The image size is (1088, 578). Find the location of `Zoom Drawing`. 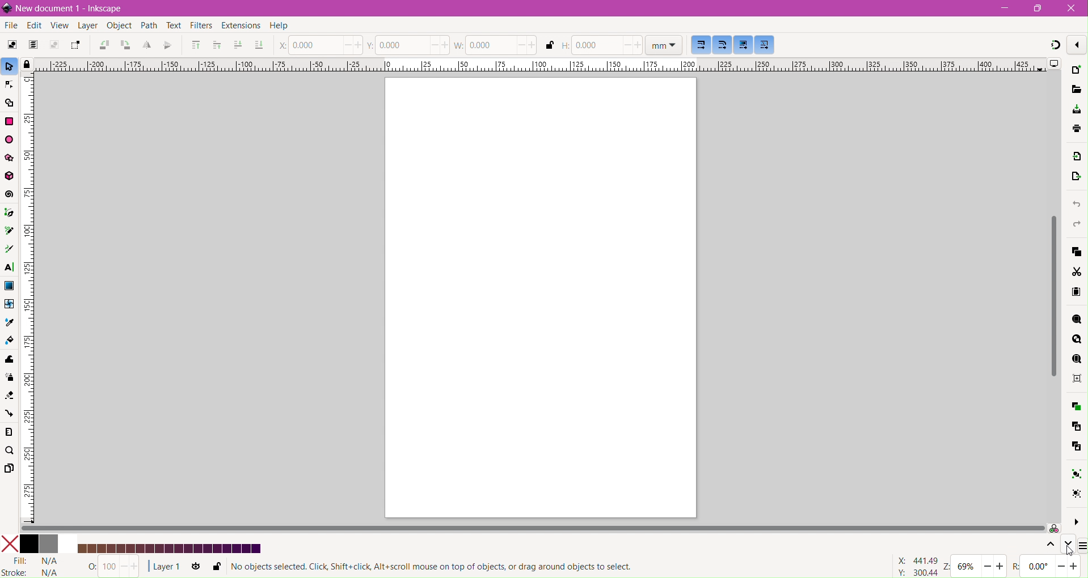

Zoom Drawing is located at coordinates (1077, 339).